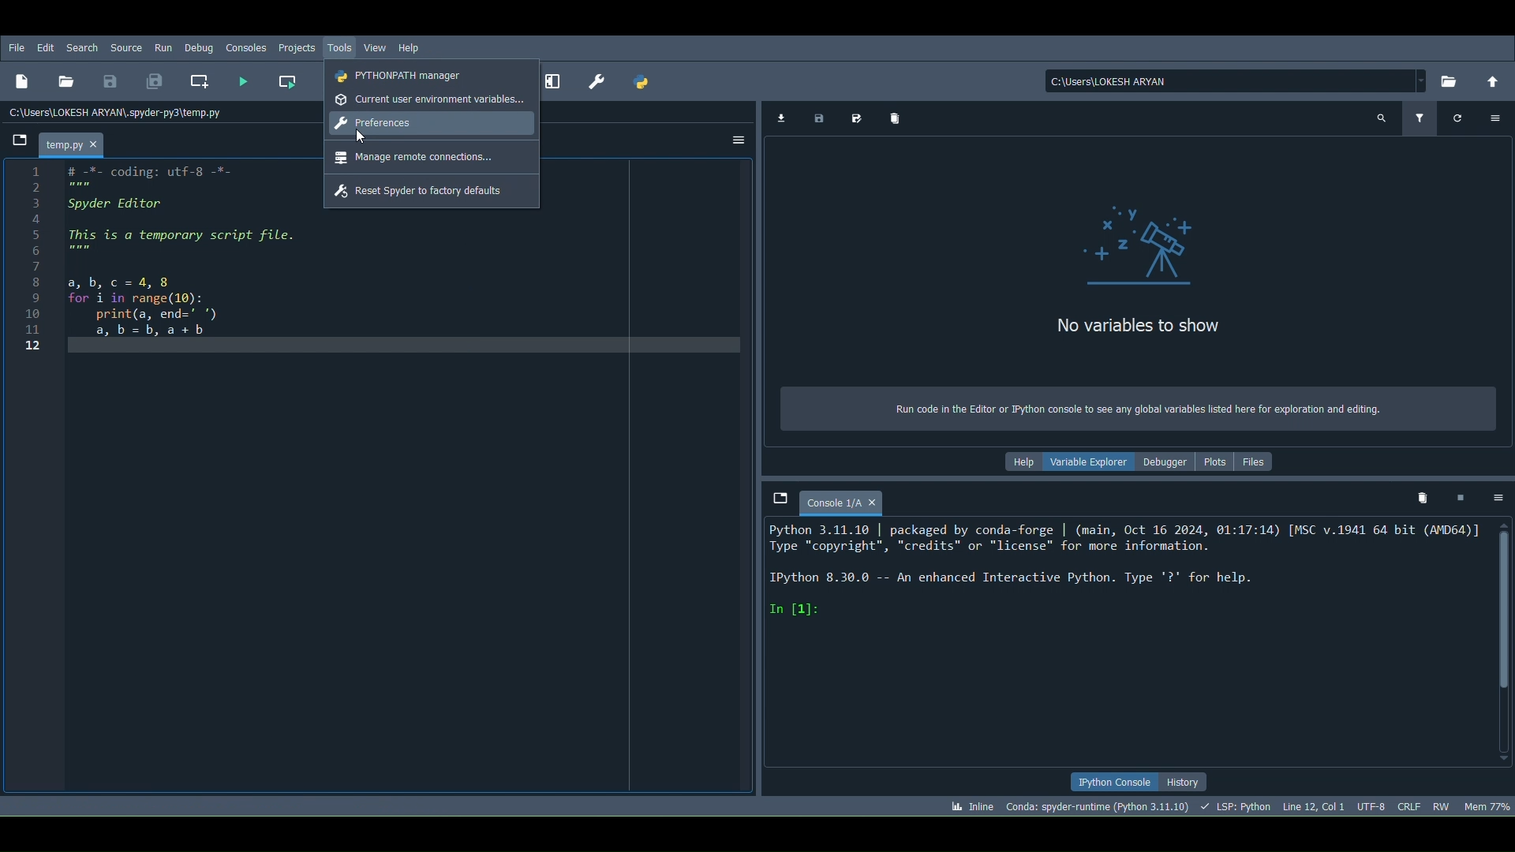 Image resolution: width=1515 pixels, height=852 pixels. What do you see at coordinates (422, 188) in the screenshot?
I see `Reset Spyder to factory defaults` at bounding box center [422, 188].